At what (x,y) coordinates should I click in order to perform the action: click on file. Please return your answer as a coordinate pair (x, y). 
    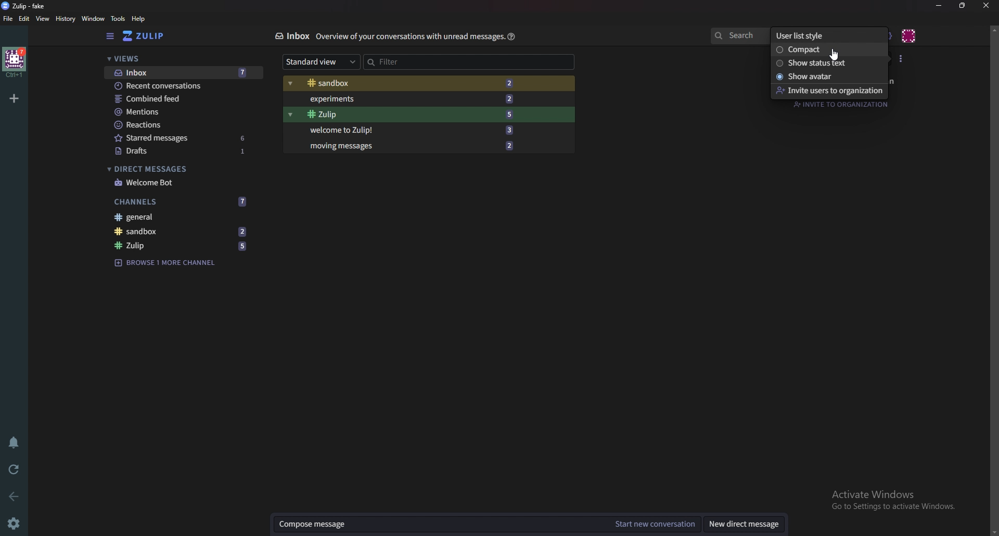
    Looking at the image, I should click on (8, 18).